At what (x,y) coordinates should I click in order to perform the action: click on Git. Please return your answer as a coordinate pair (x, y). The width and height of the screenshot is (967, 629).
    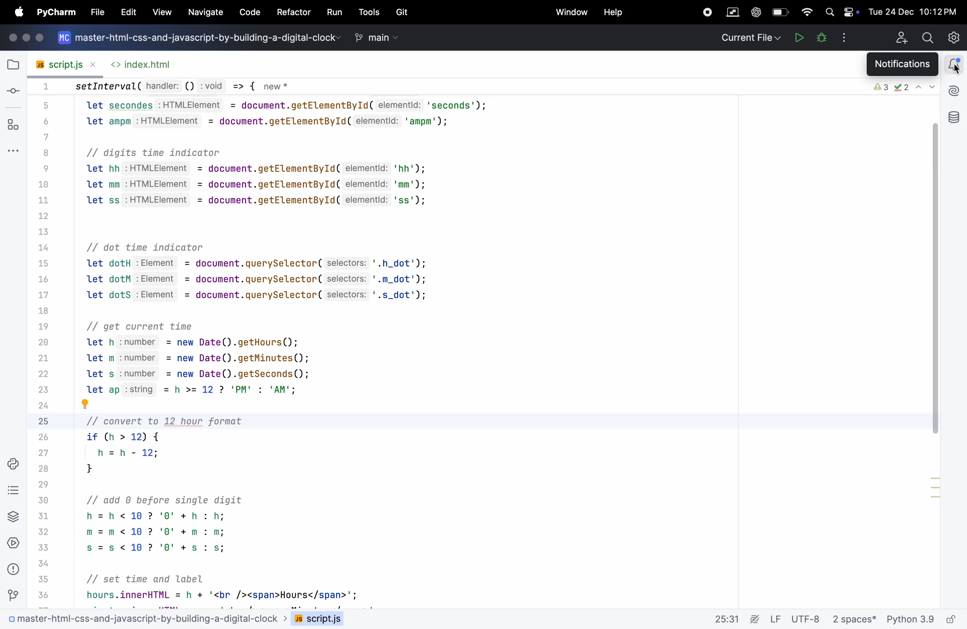
    Looking at the image, I should click on (405, 12).